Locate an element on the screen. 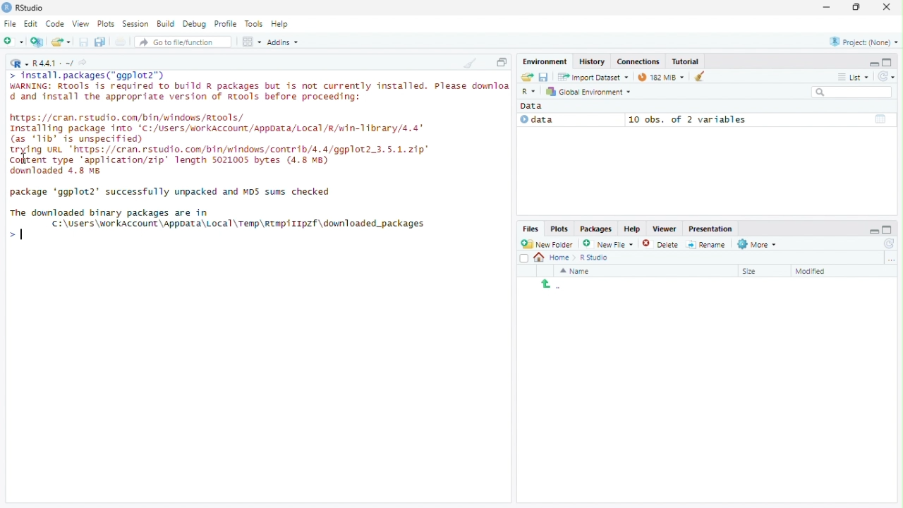 This screenshot has width=903, height=508. Build is located at coordinates (167, 24).